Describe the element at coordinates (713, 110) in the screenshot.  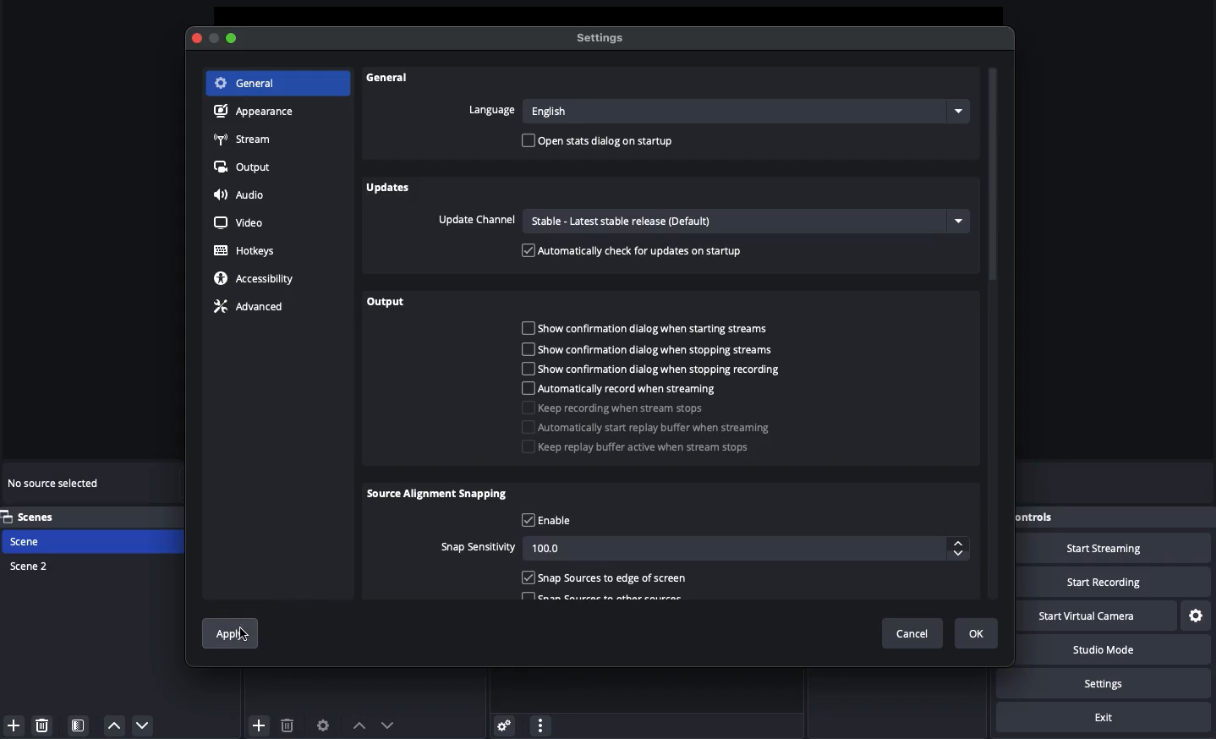
I see `Language` at that location.